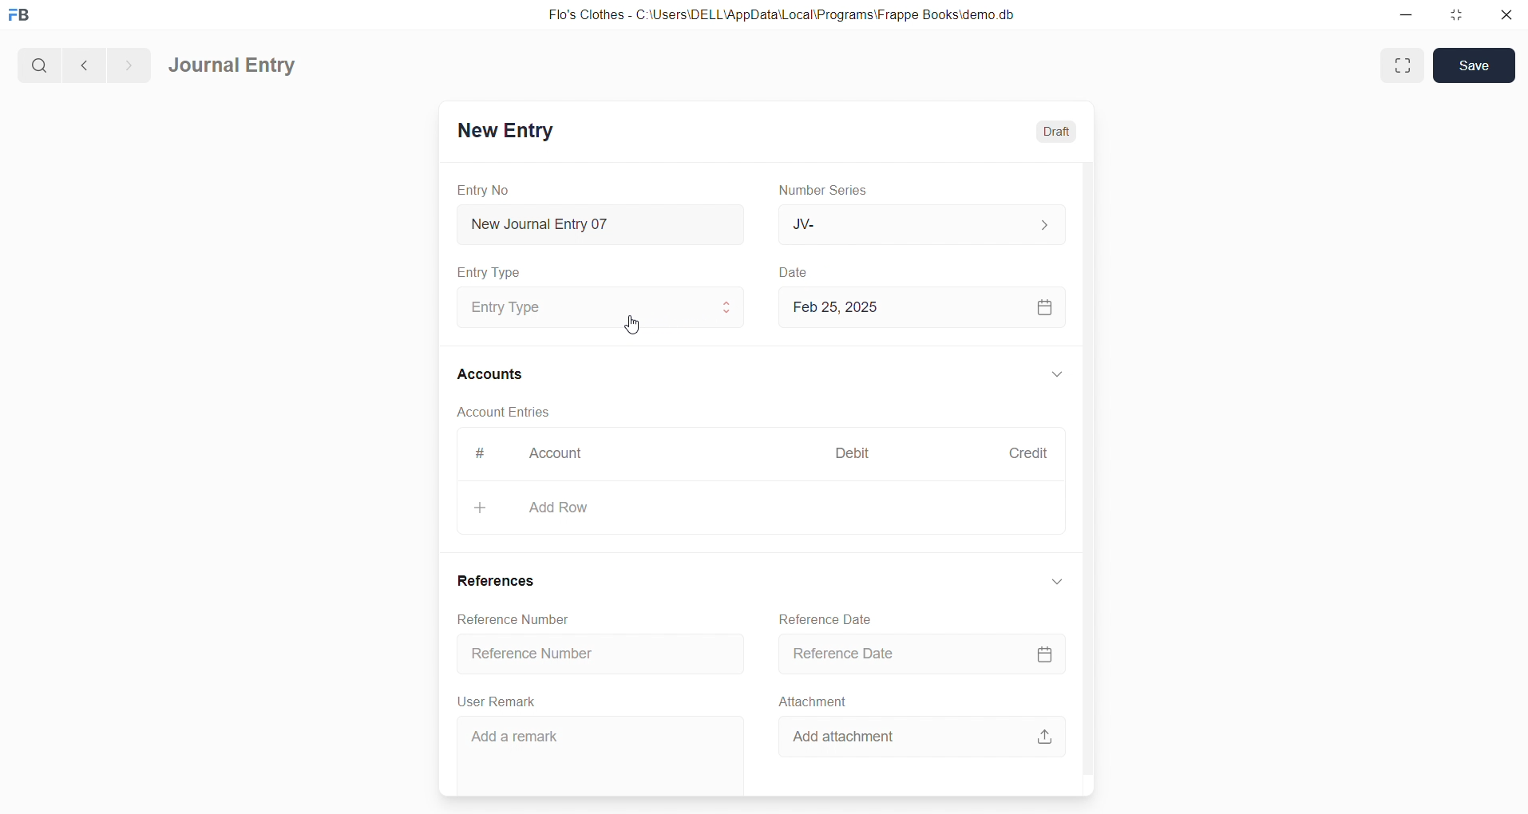 The width and height of the screenshot is (1528, 814). Describe the element at coordinates (1405, 16) in the screenshot. I see `minimize` at that location.